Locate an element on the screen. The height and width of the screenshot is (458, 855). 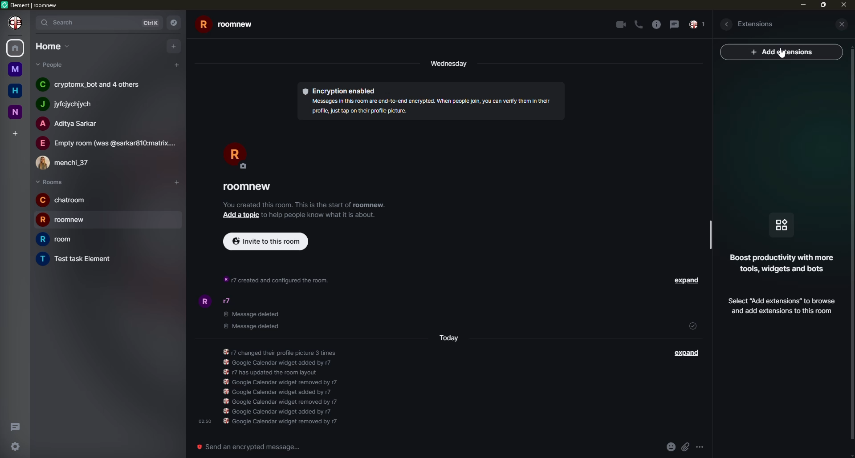
emoji is located at coordinates (670, 446).